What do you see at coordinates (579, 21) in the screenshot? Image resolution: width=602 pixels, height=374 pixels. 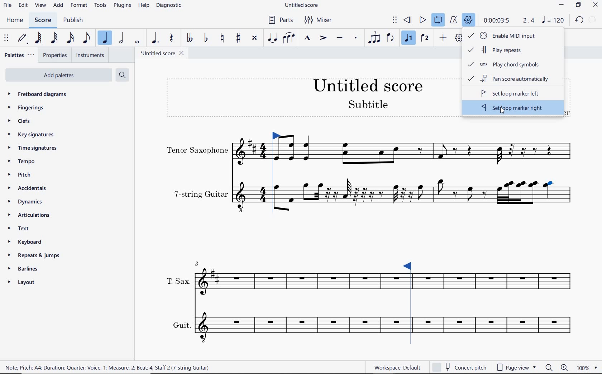 I see `UNDO` at bounding box center [579, 21].